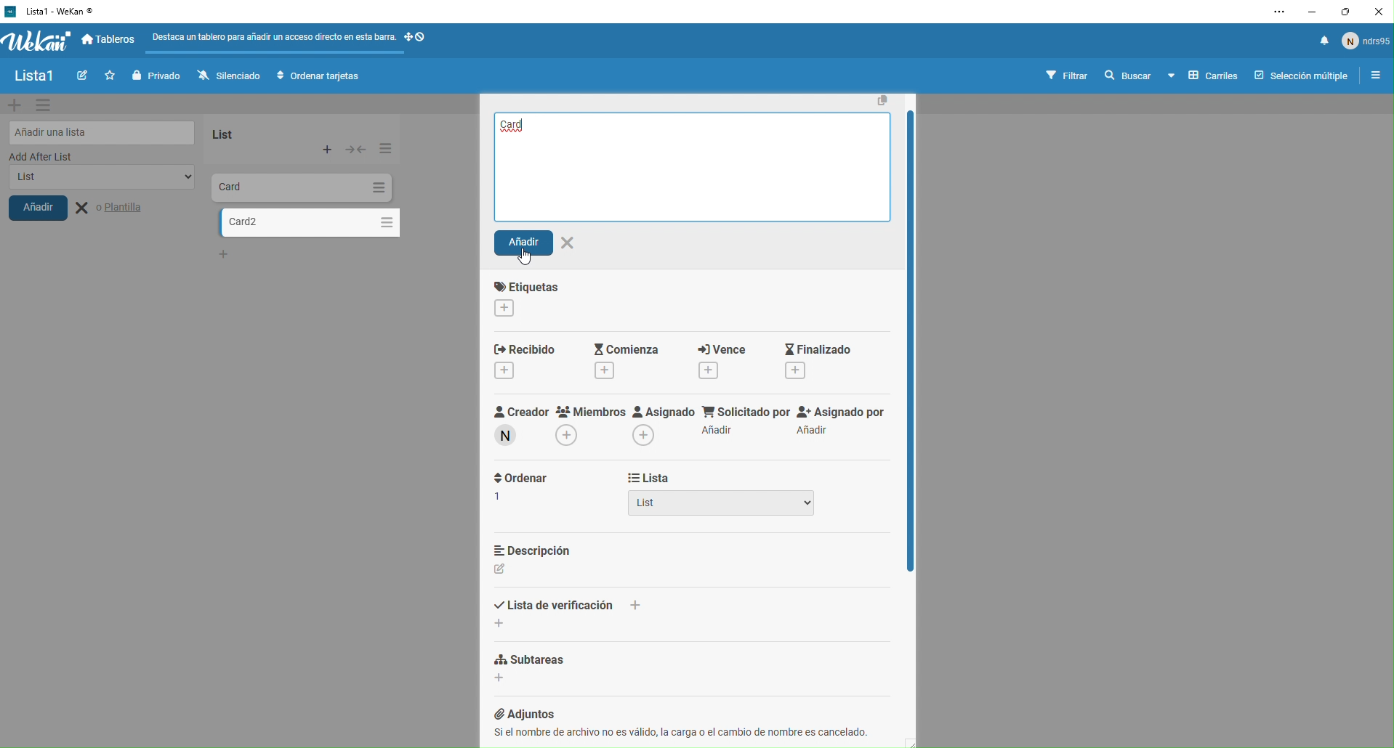 The image size is (1394, 748). I want to click on Solicitado Pon, so click(744, 420).